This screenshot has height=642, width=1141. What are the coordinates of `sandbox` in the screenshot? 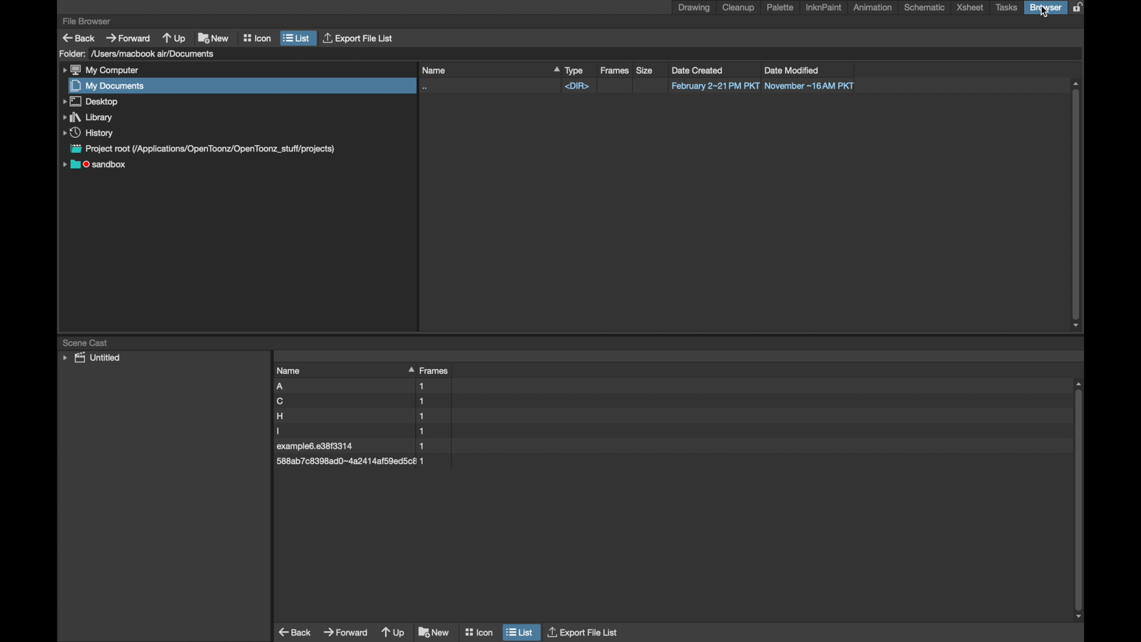 It's located at (96, 166).